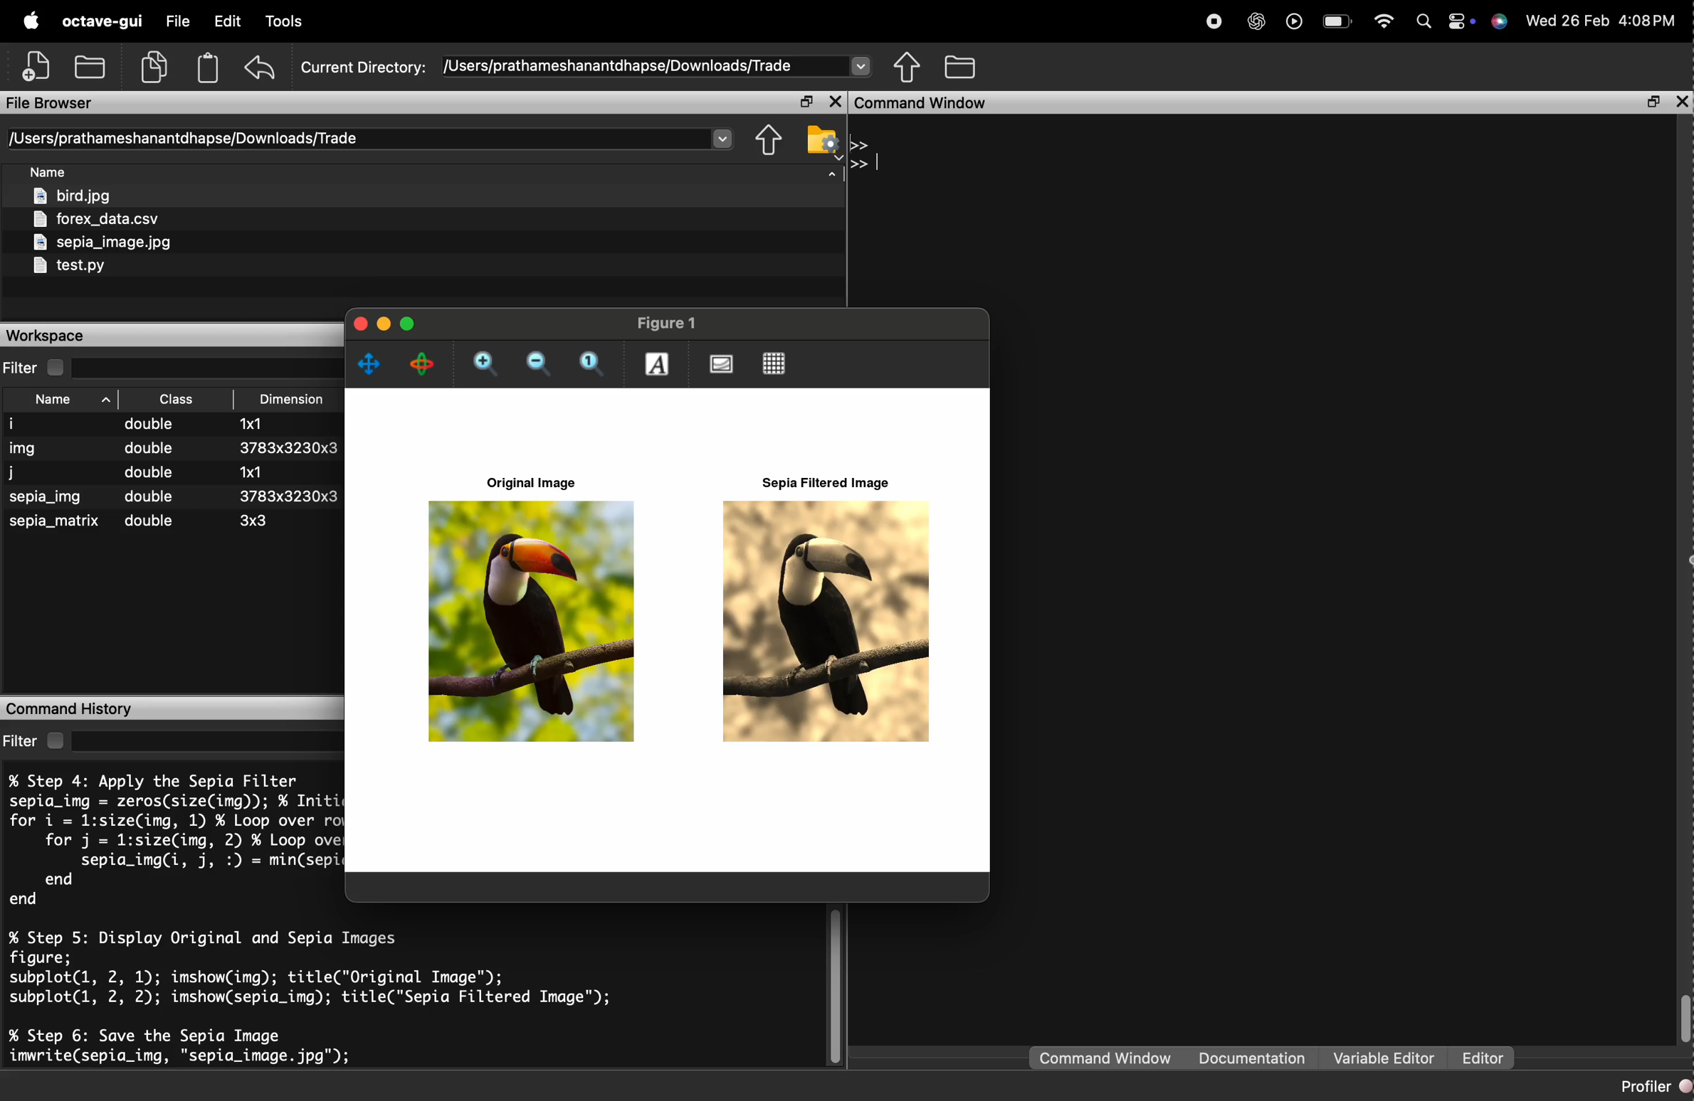 This screenshot has height=1101, width=1694. Describe the element at coordinates (1485, 1057) in the screenshot. I see `Editor` at that location.